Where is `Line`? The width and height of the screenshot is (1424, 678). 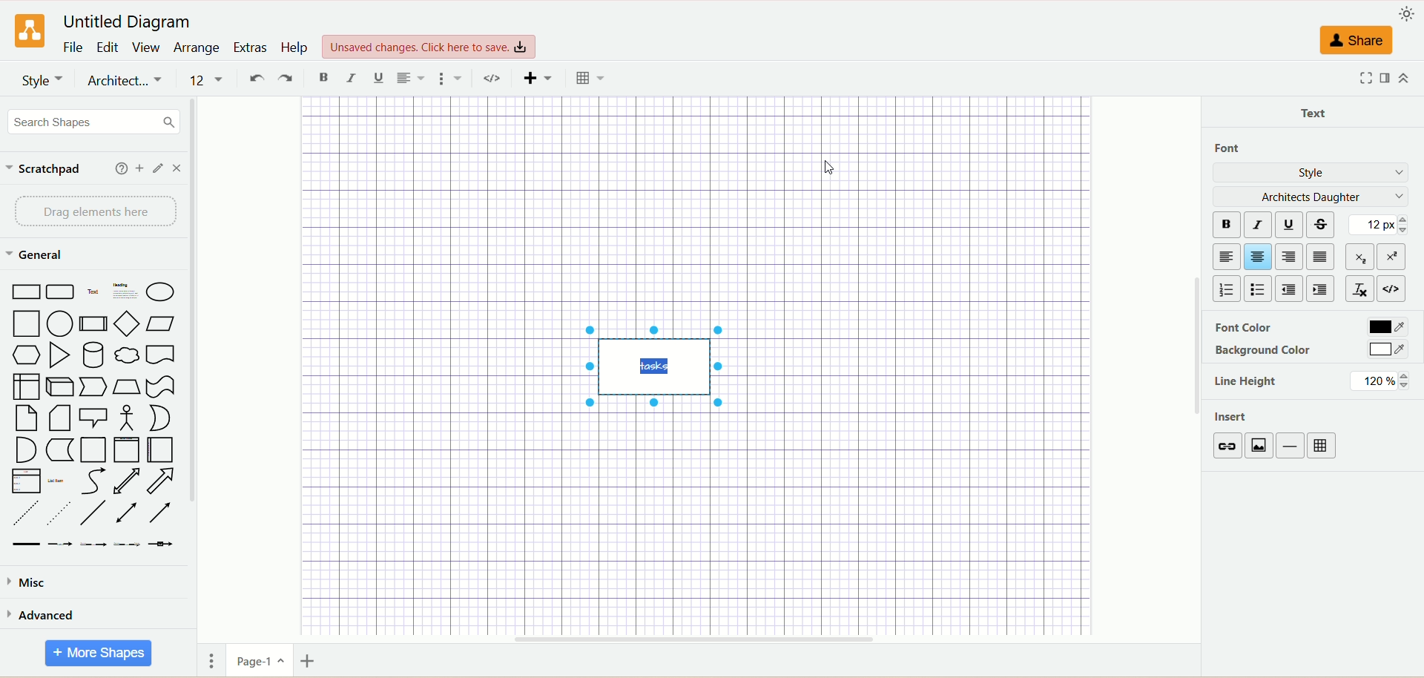
Line is located at coordinates (93, 515).